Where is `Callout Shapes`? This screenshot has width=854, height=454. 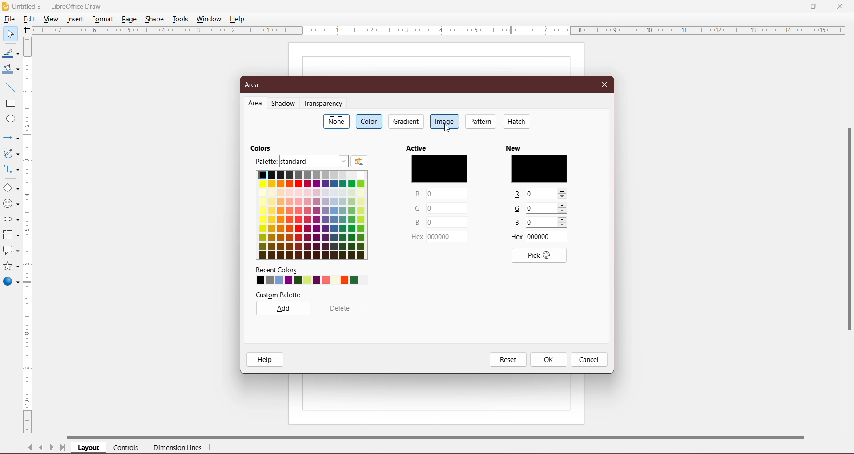 Callout Shapes is located at coordinates (10, 251).